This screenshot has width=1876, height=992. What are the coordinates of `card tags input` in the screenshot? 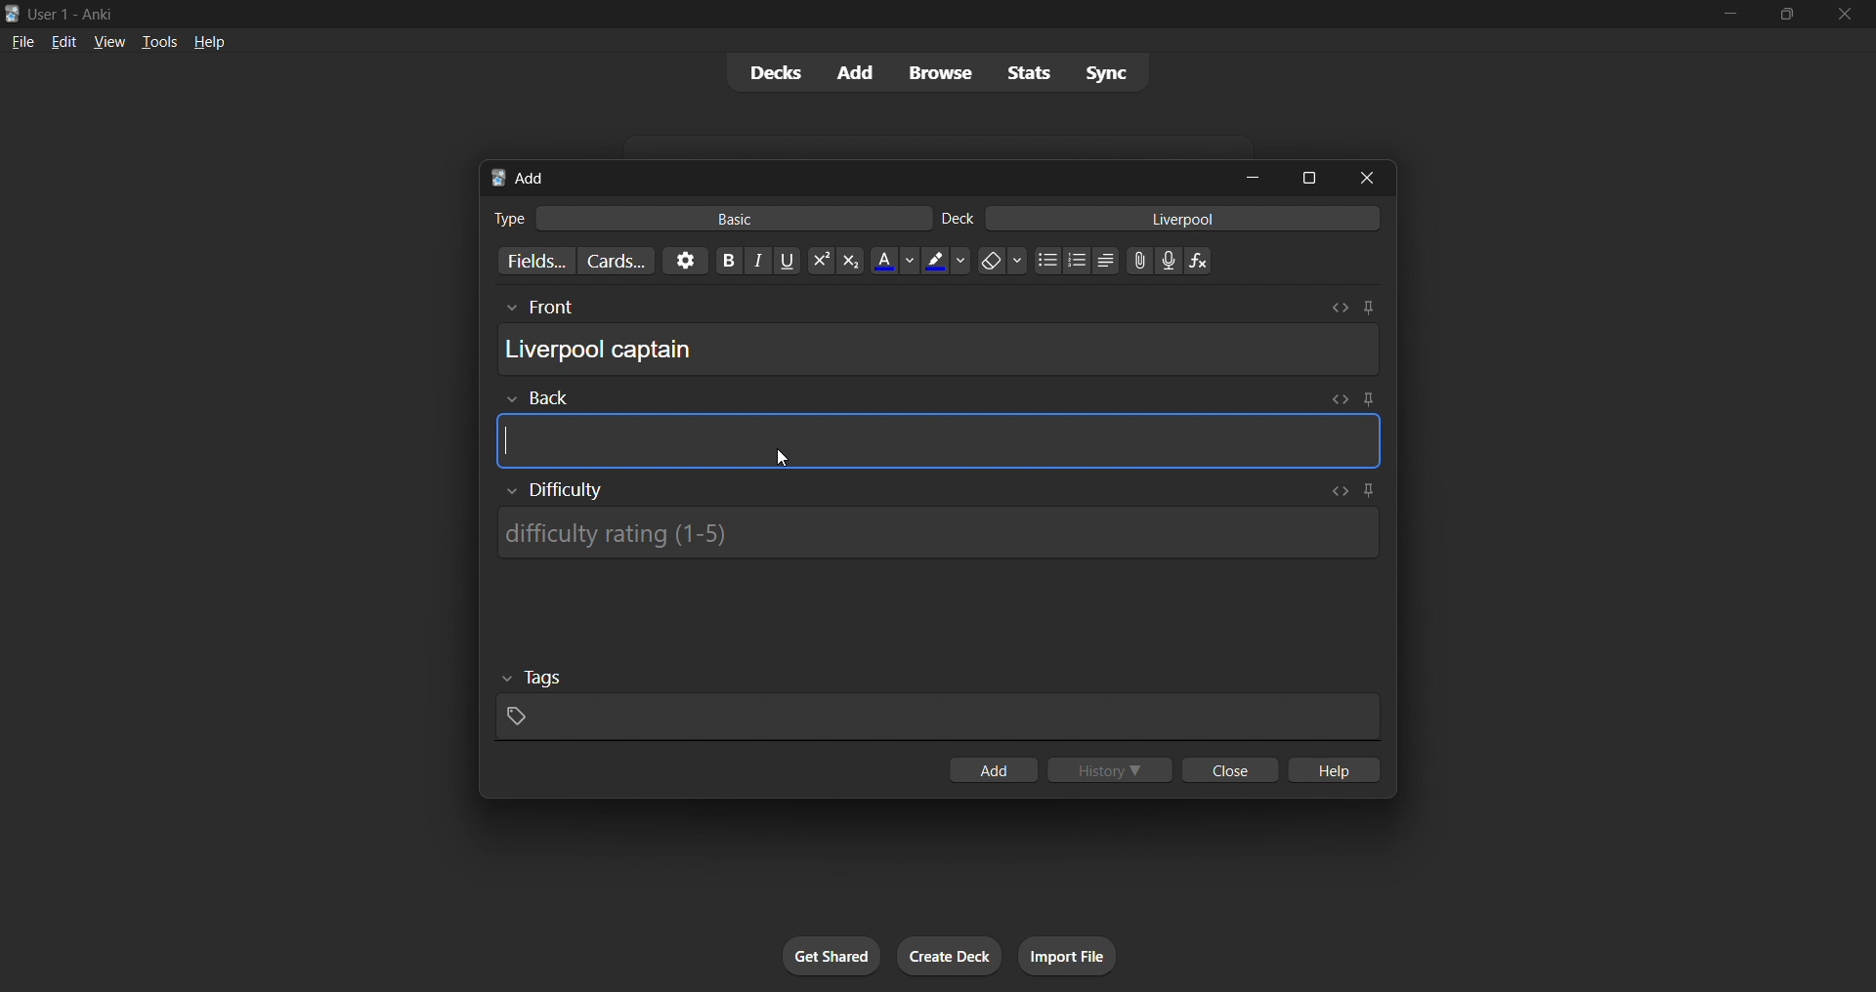 It's located at (938, 718).